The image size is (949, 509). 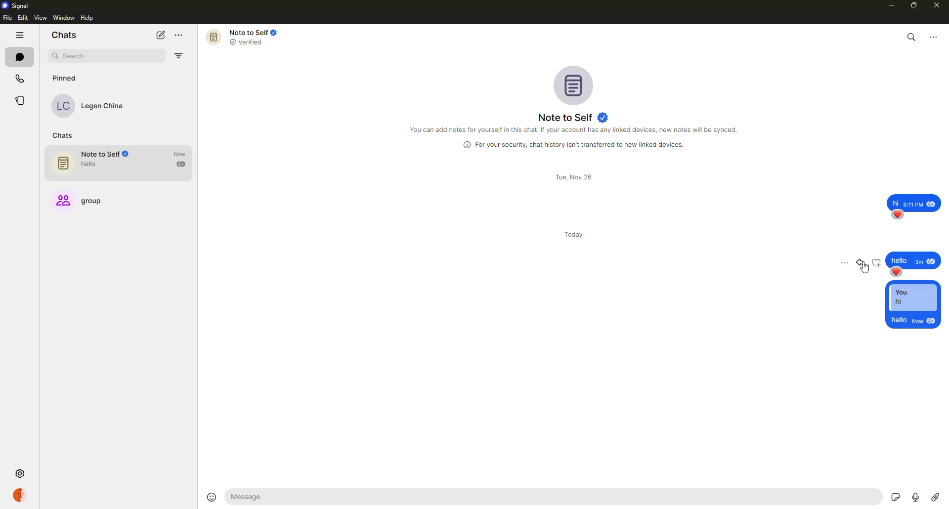 What do you see at coordinates (912, 496) in the screenshot?
I see `record` at bounding box center [912, 496].